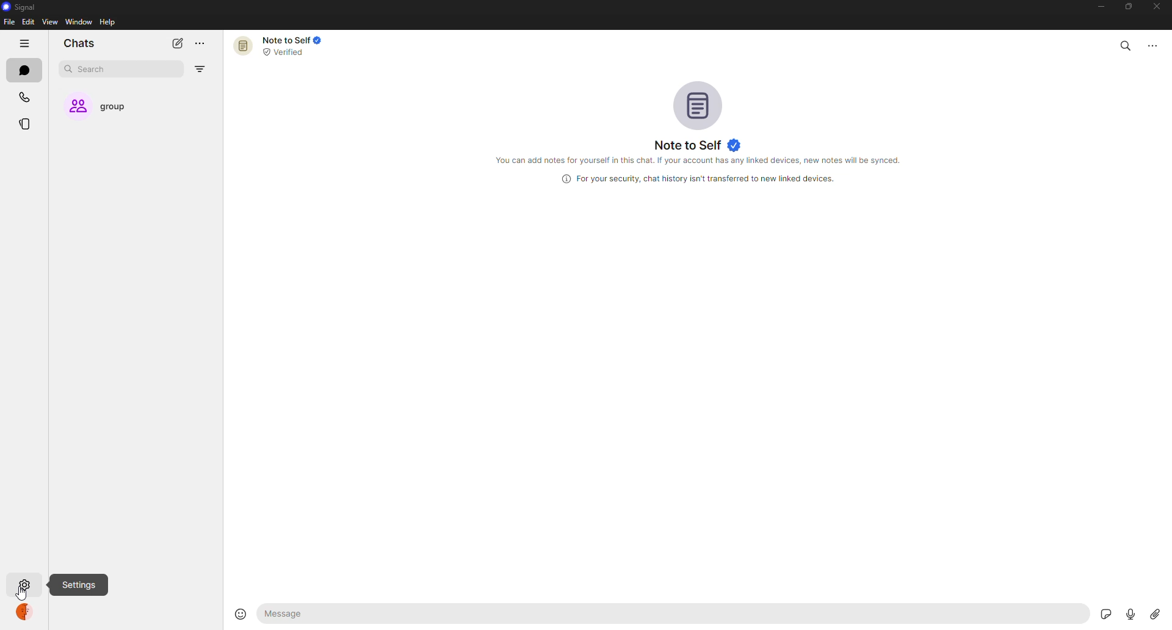  I want to click on note to self, so click(698, 145).